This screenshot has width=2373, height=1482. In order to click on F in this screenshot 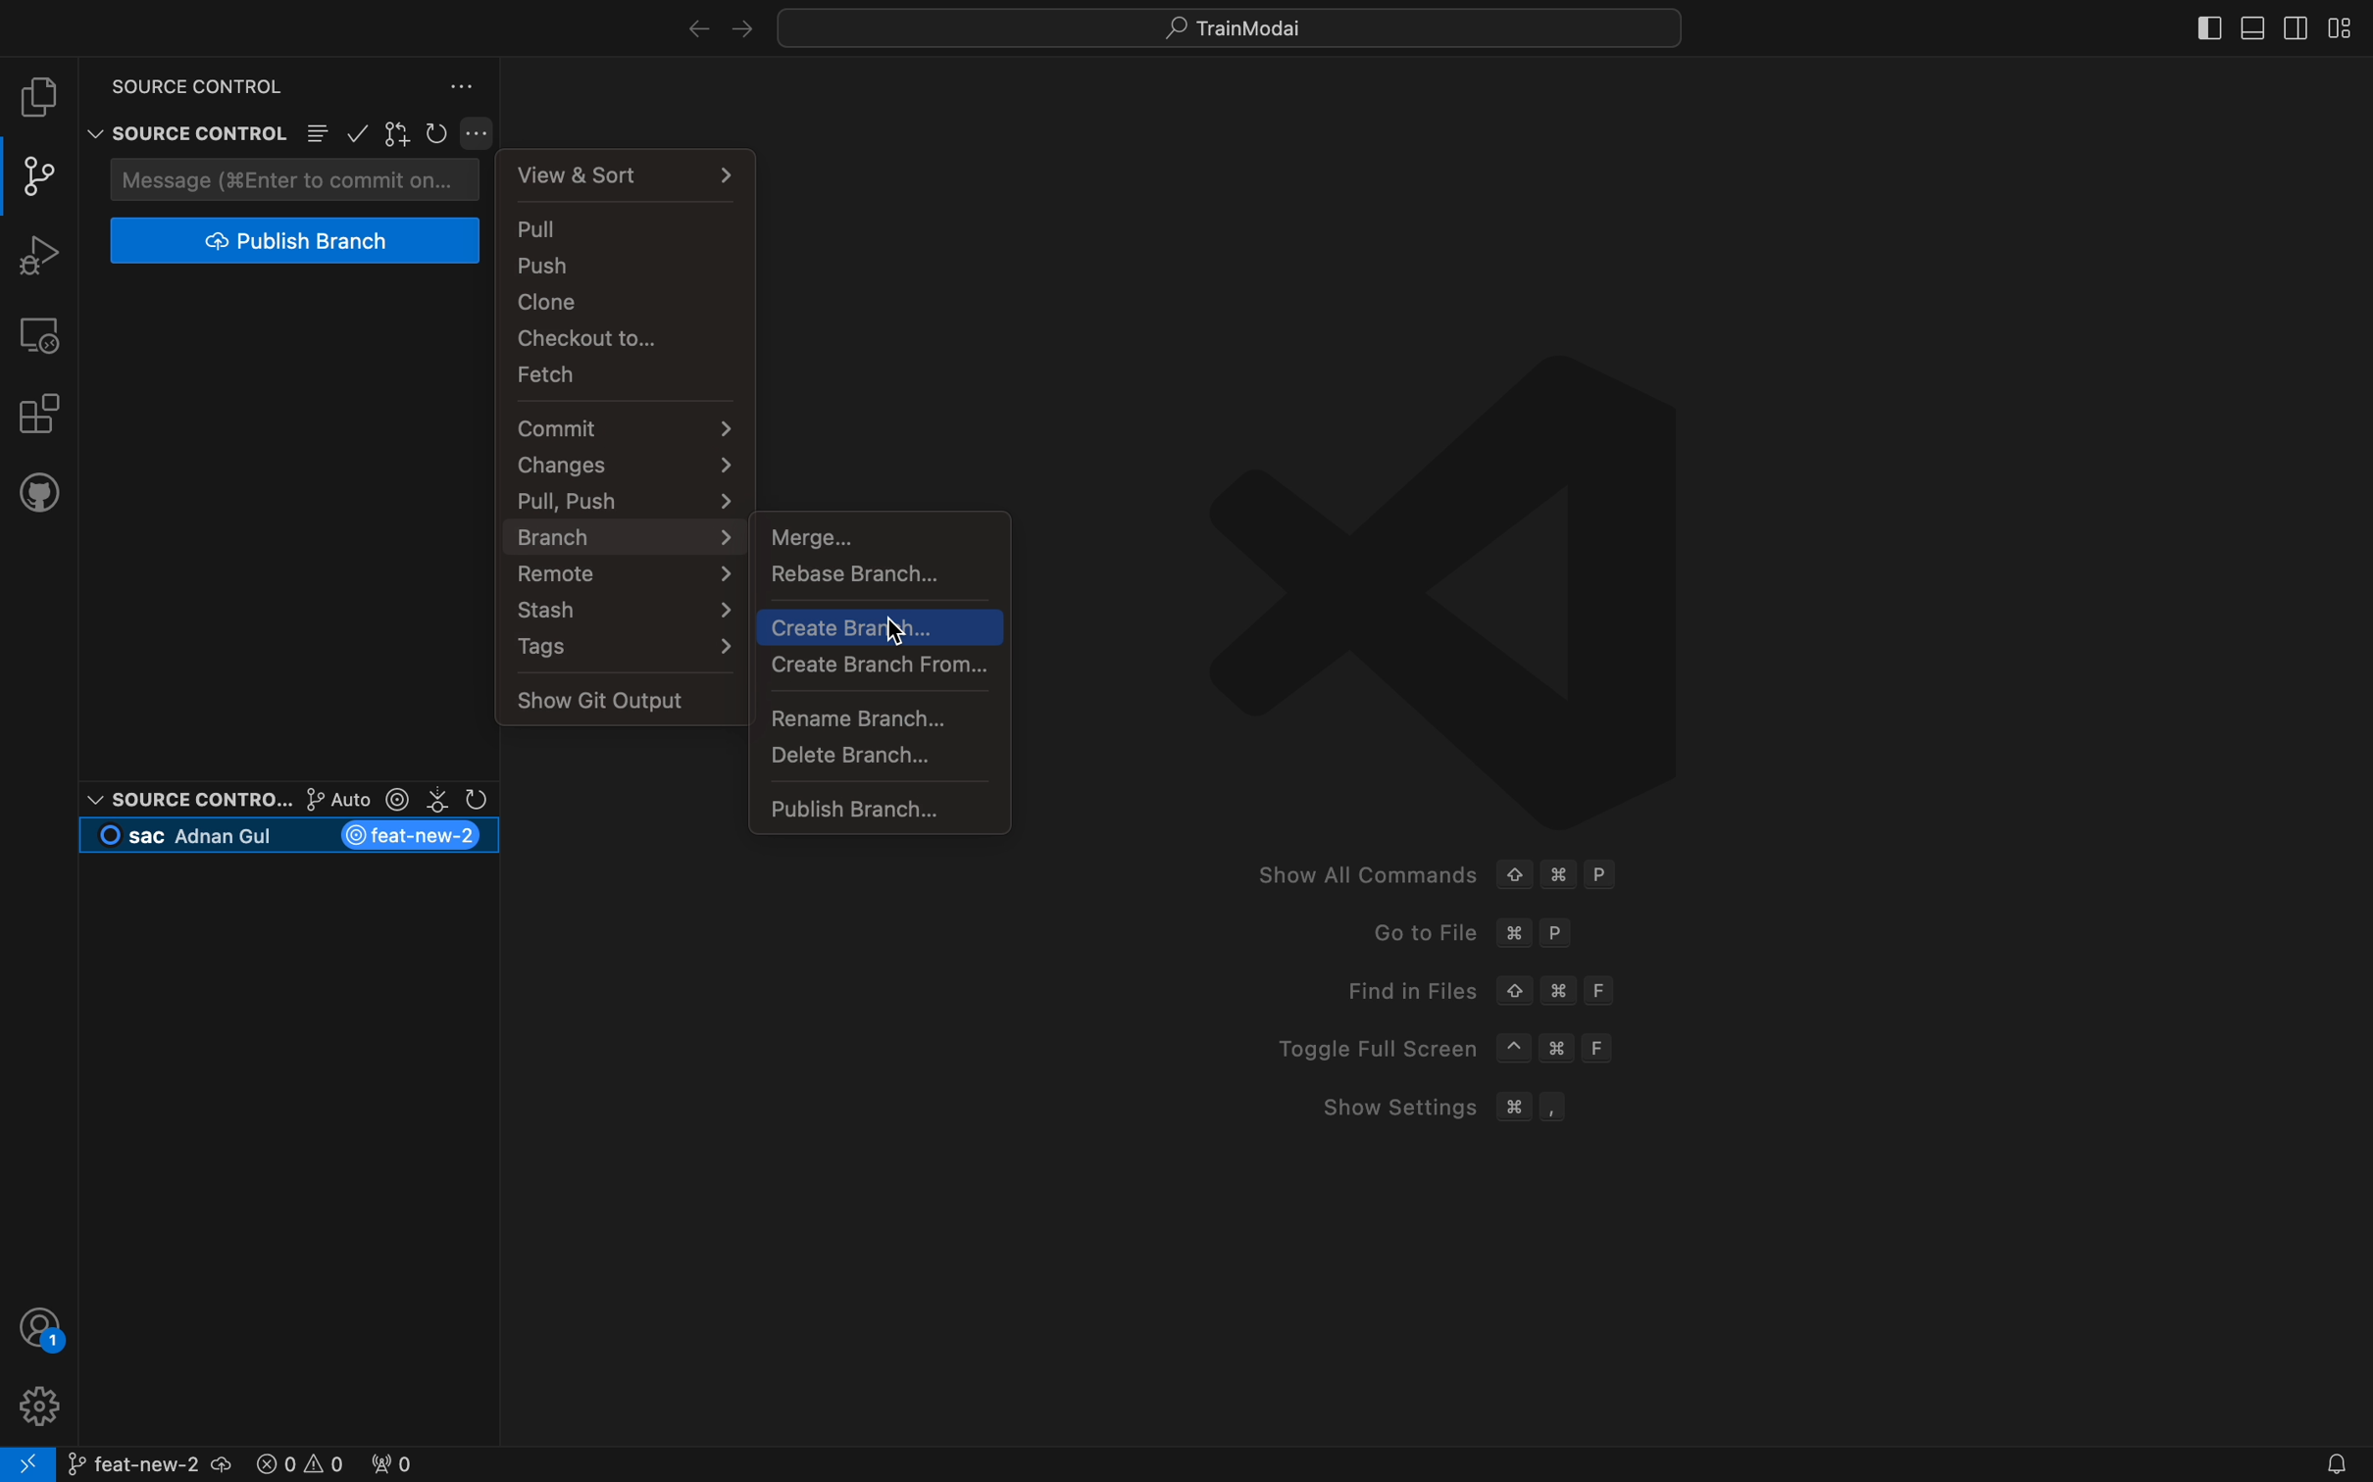, I will do `click(1604, 1048)`.